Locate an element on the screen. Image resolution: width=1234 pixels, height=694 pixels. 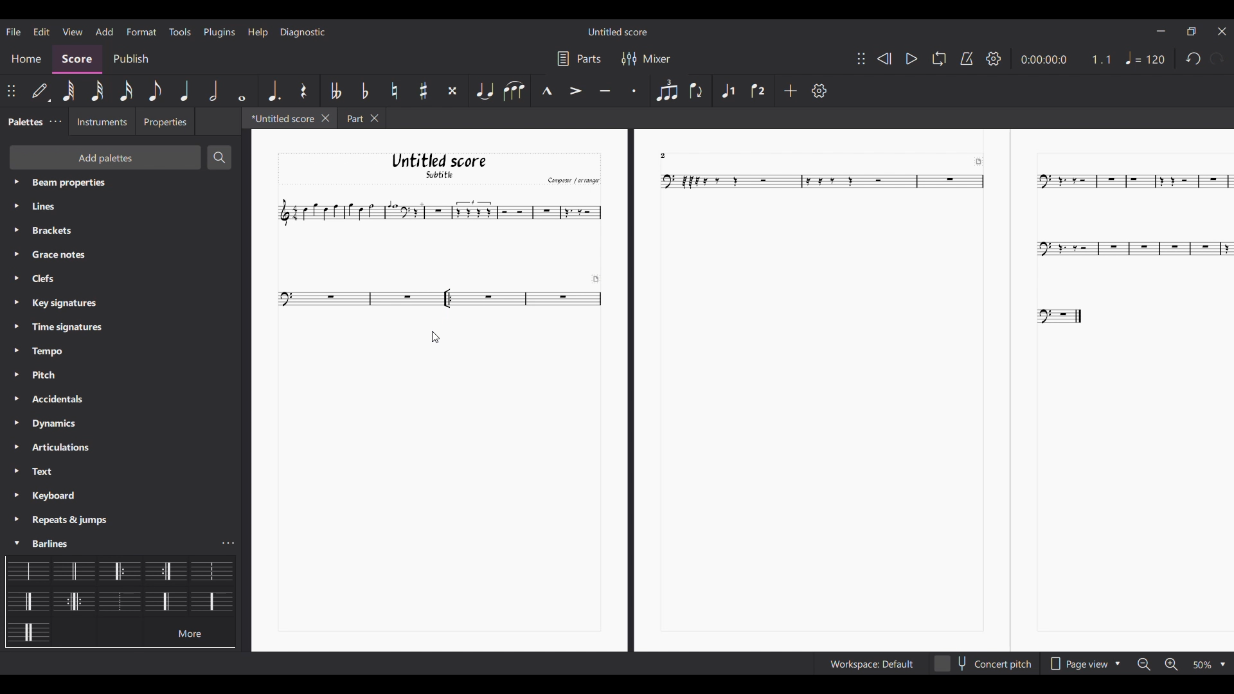
Barline options is located at coordinates (165, 569).